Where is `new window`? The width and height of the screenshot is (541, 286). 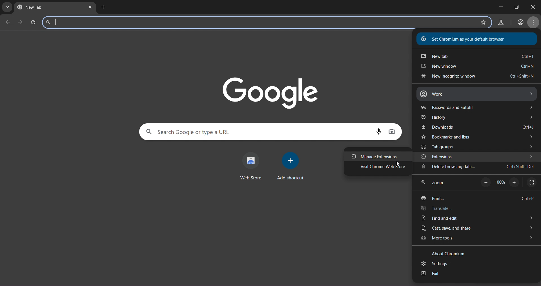
new window is located at coordinates (478, 66).